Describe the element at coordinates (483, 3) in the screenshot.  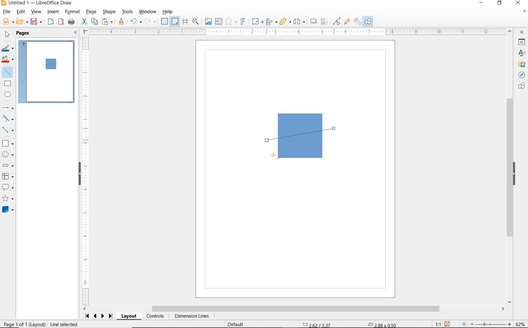
I see `MINIMIZE` at that location.